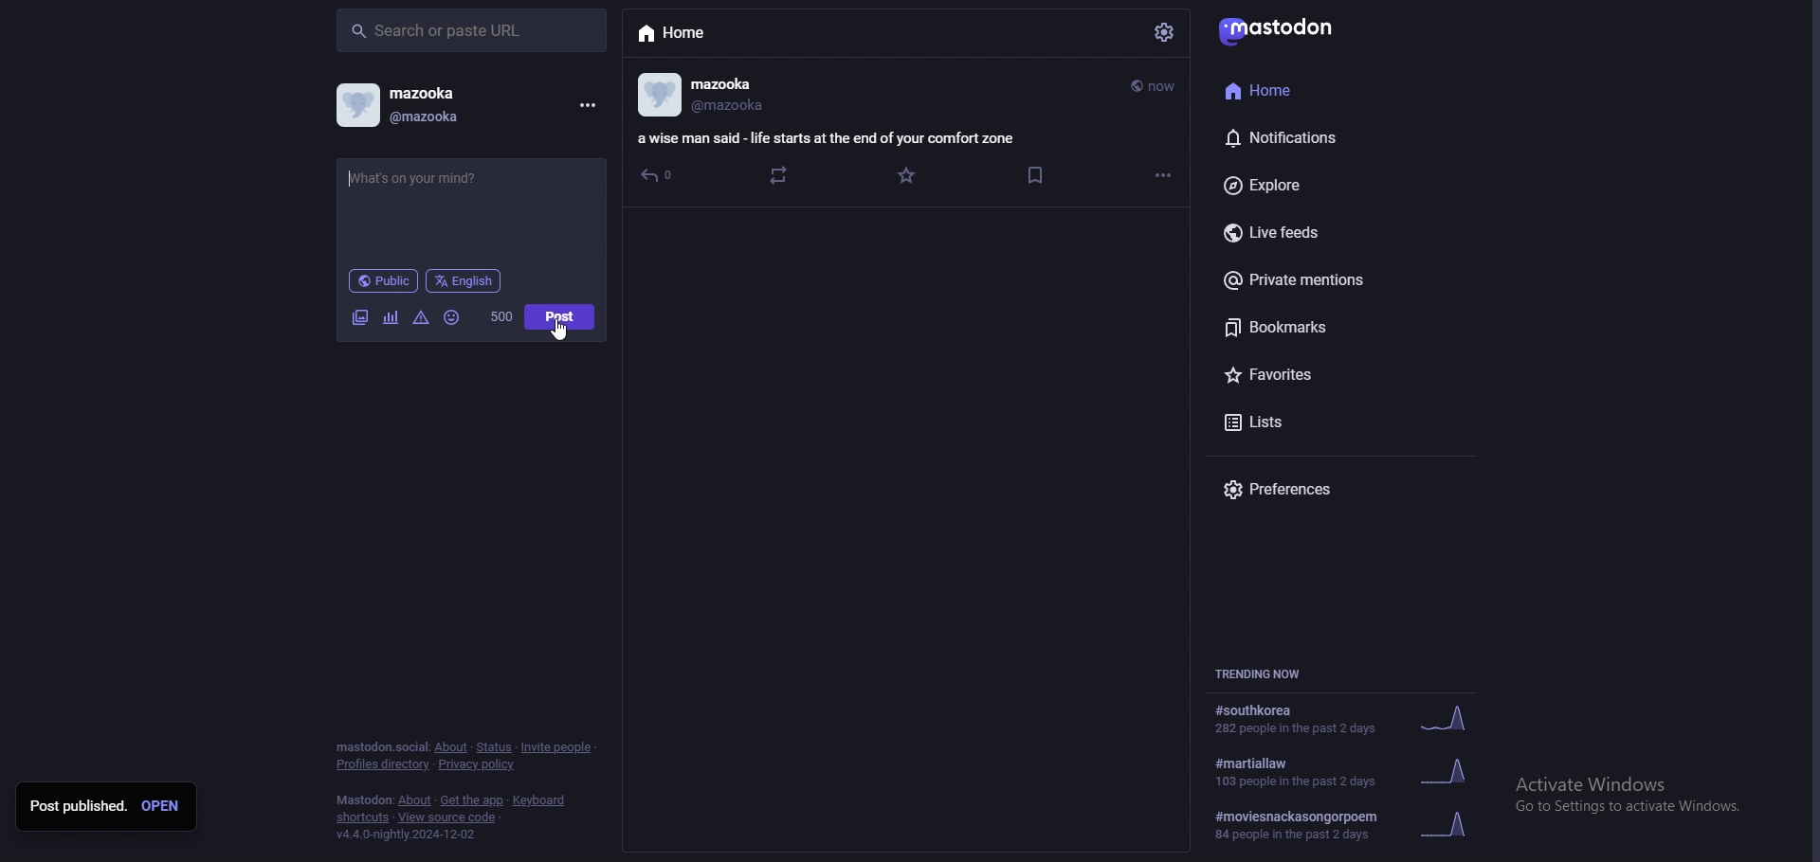 The height and width of the screenshot is (862, 1820). I want to click on private mentions, so click(1323, 282).